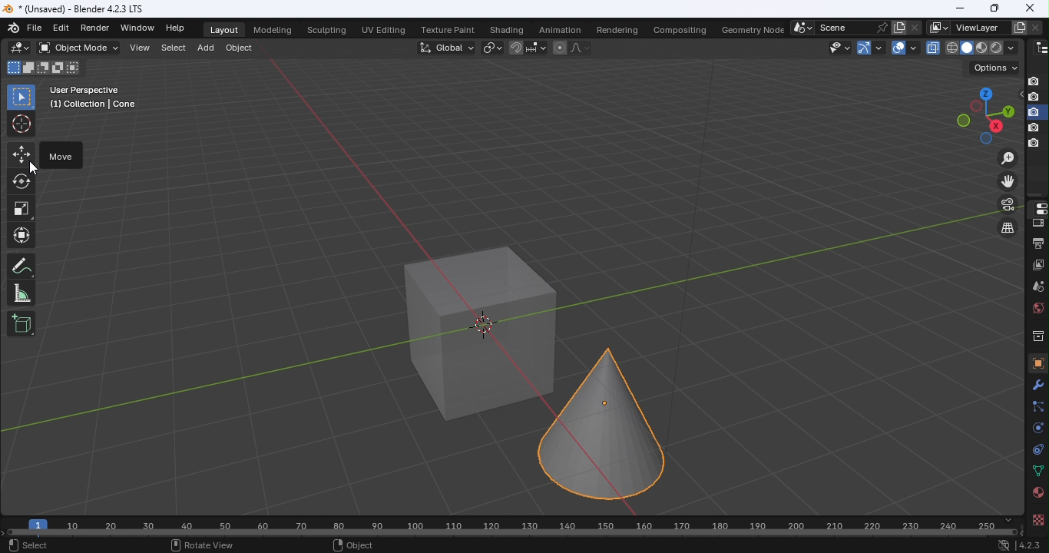 The width and height of the screenshot is (1049, 553). Describe the element at coordinates (881, 27) in the screenshot. I see `Pin scene to workspace` at that location.